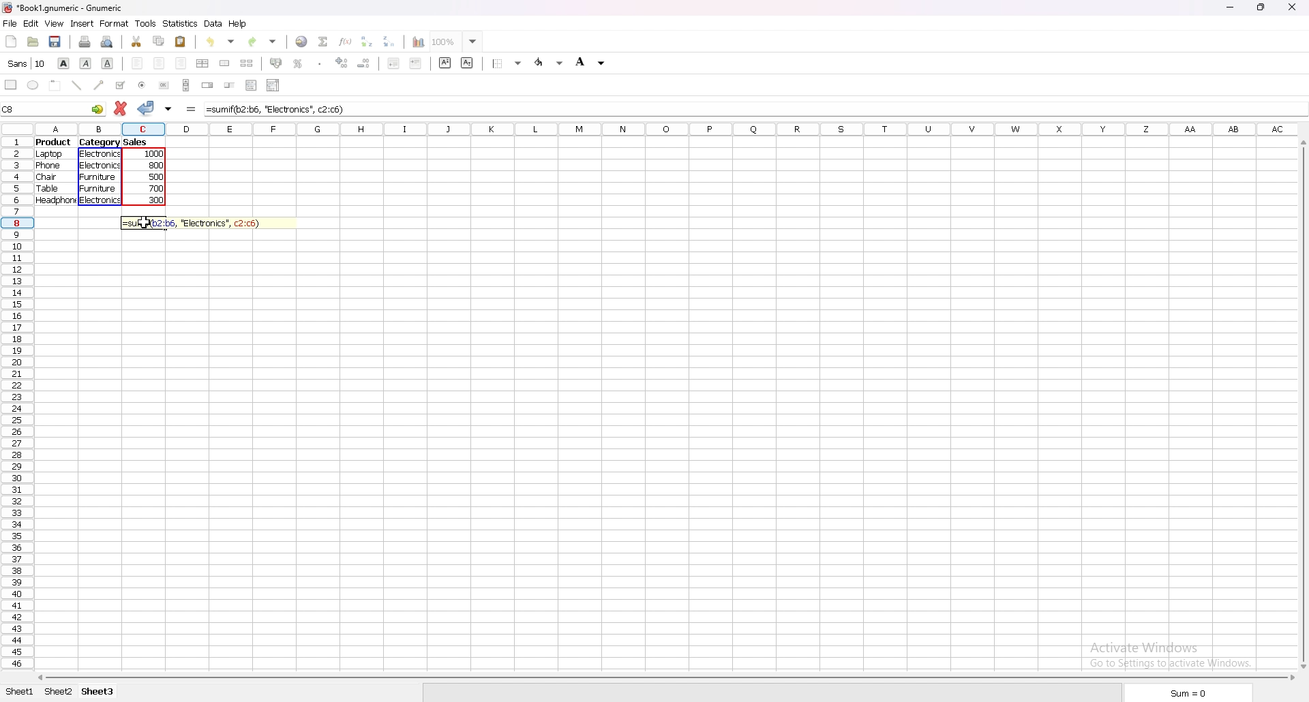 The width and height of the screenshot is (1309, 702). I want to click on formula, so click(192, 108).